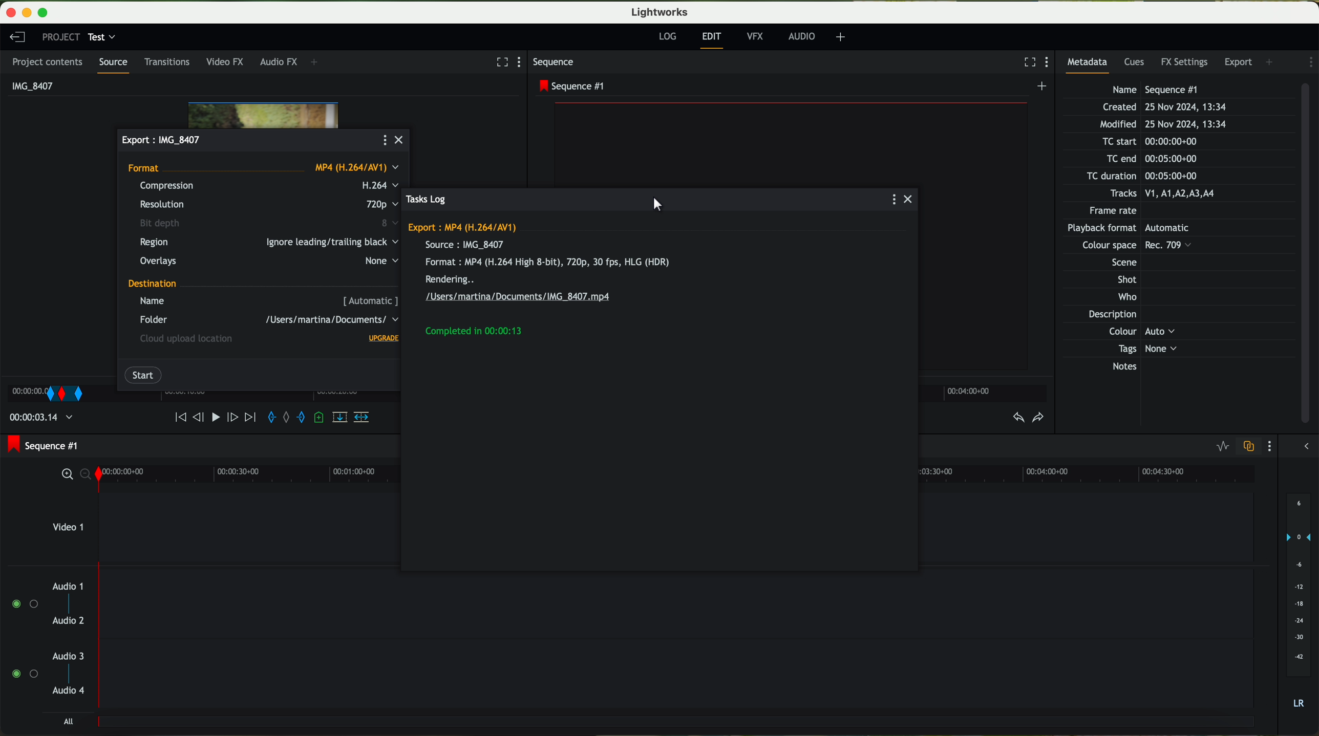  Describe the element at coordinates (757, 38) in the screenshot. I see `VFX` at that location.